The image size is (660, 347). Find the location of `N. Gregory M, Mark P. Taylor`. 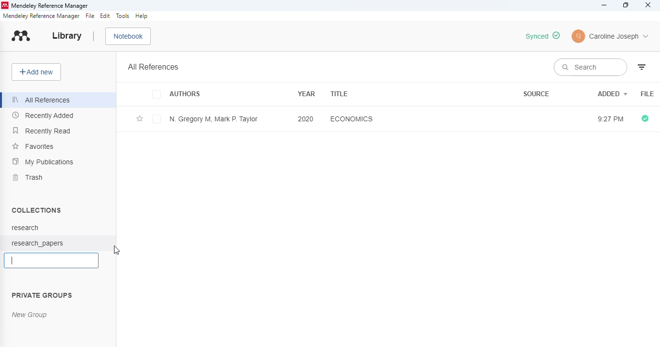

N. Gregory M, Mark P. Taylor is located at coordinates (214, 119).